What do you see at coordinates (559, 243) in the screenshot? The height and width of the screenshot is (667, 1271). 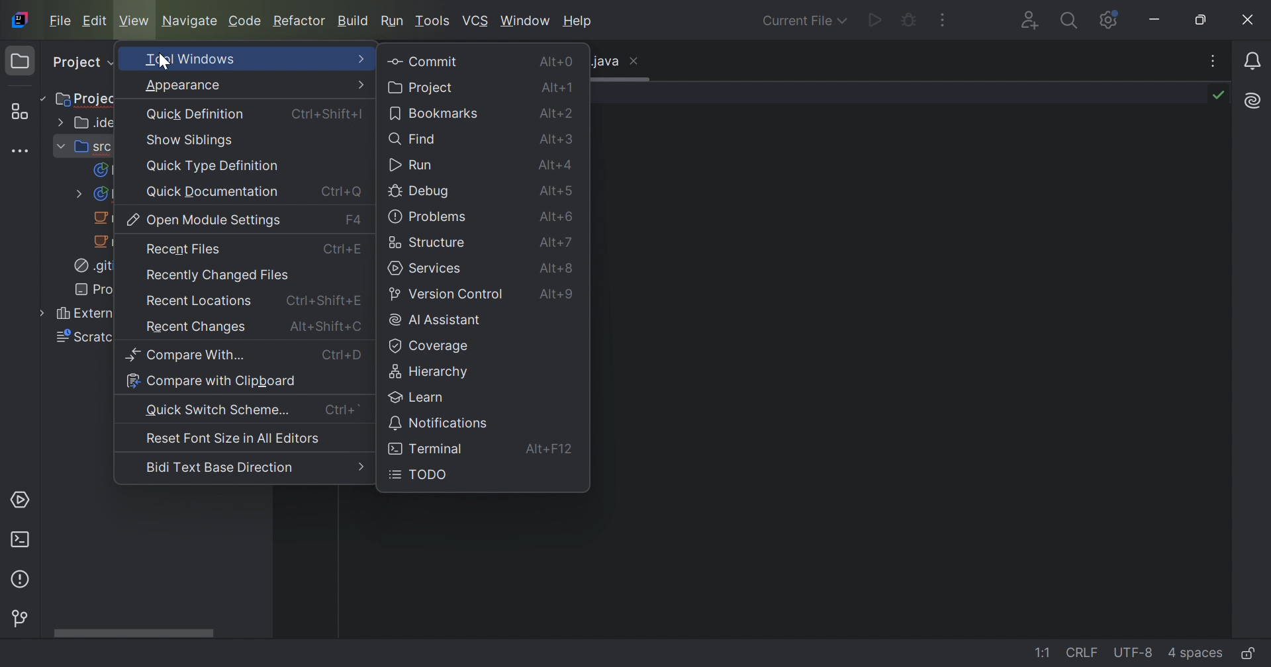 I see `Alt+7` at bounding box center [559, 243].